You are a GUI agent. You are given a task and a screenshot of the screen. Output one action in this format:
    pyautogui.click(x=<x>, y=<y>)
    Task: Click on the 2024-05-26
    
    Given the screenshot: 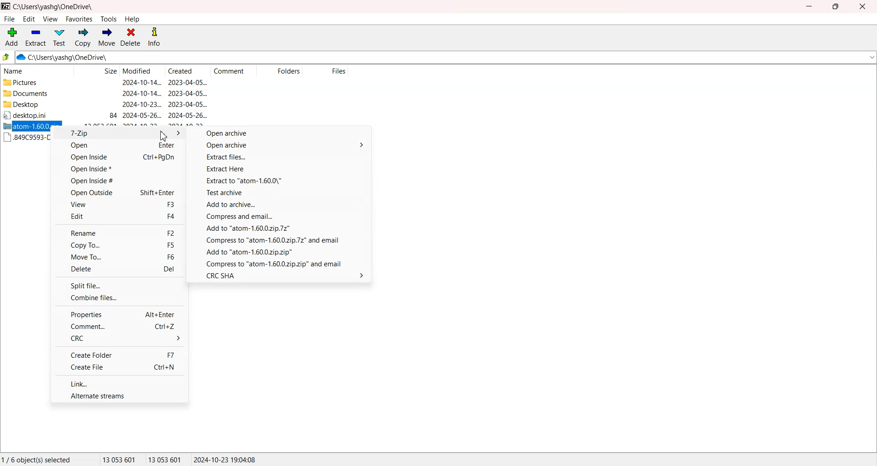 What is the action you would take?
    pyautogui.click(x=142, y=116)
    